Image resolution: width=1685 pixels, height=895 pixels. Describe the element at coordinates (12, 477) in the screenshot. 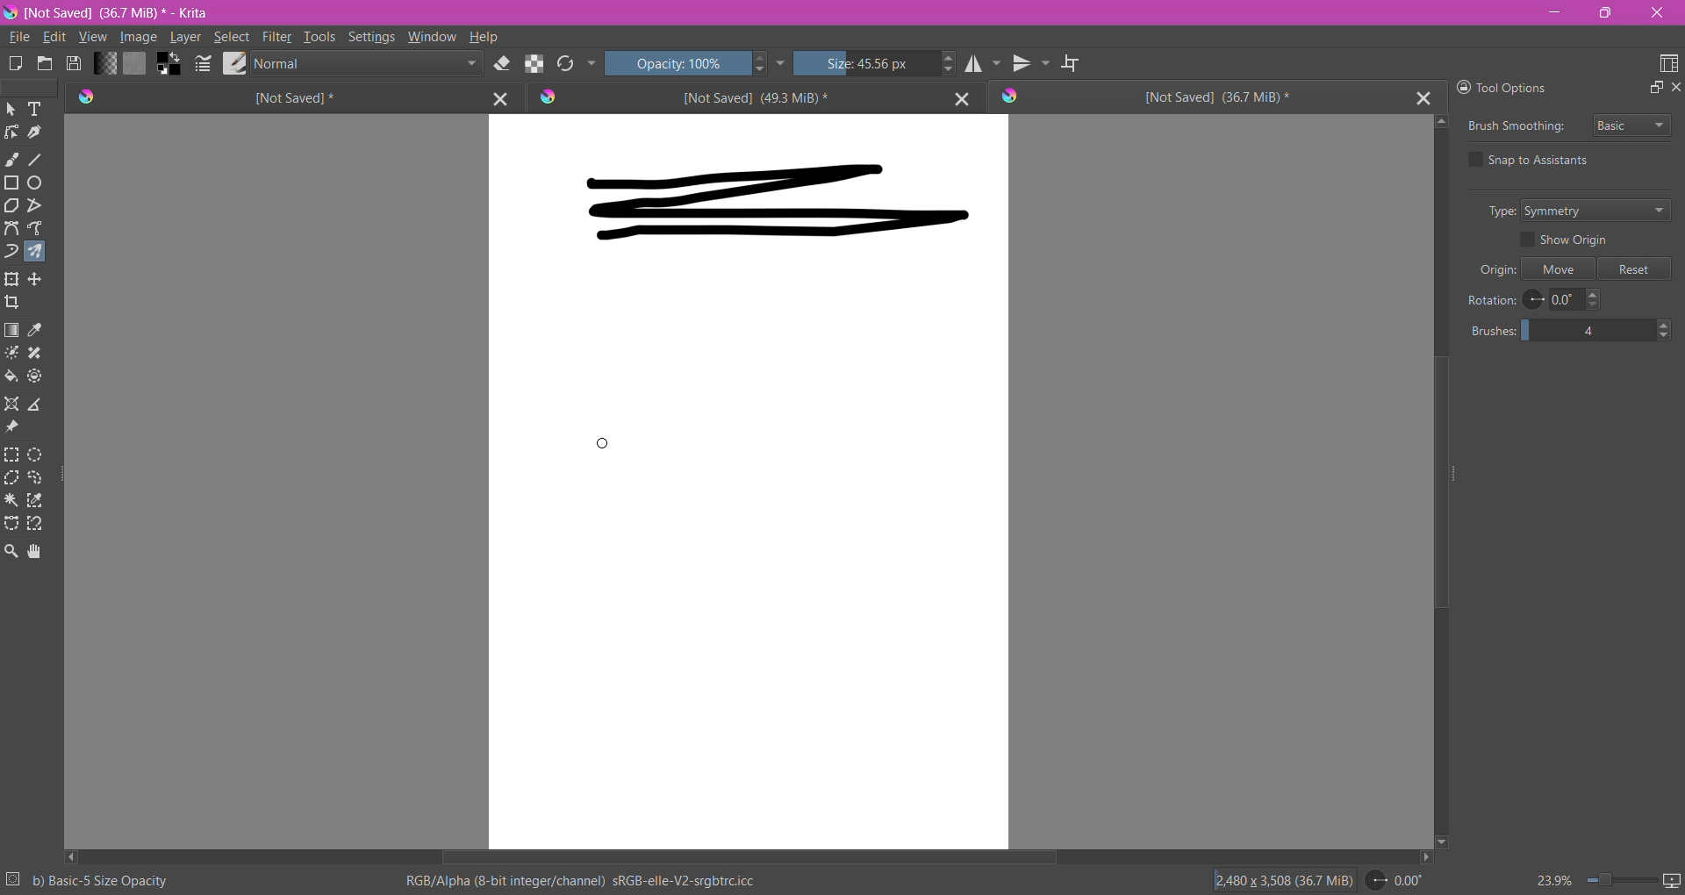

I see `Polygonal Selection Tool` at that location.